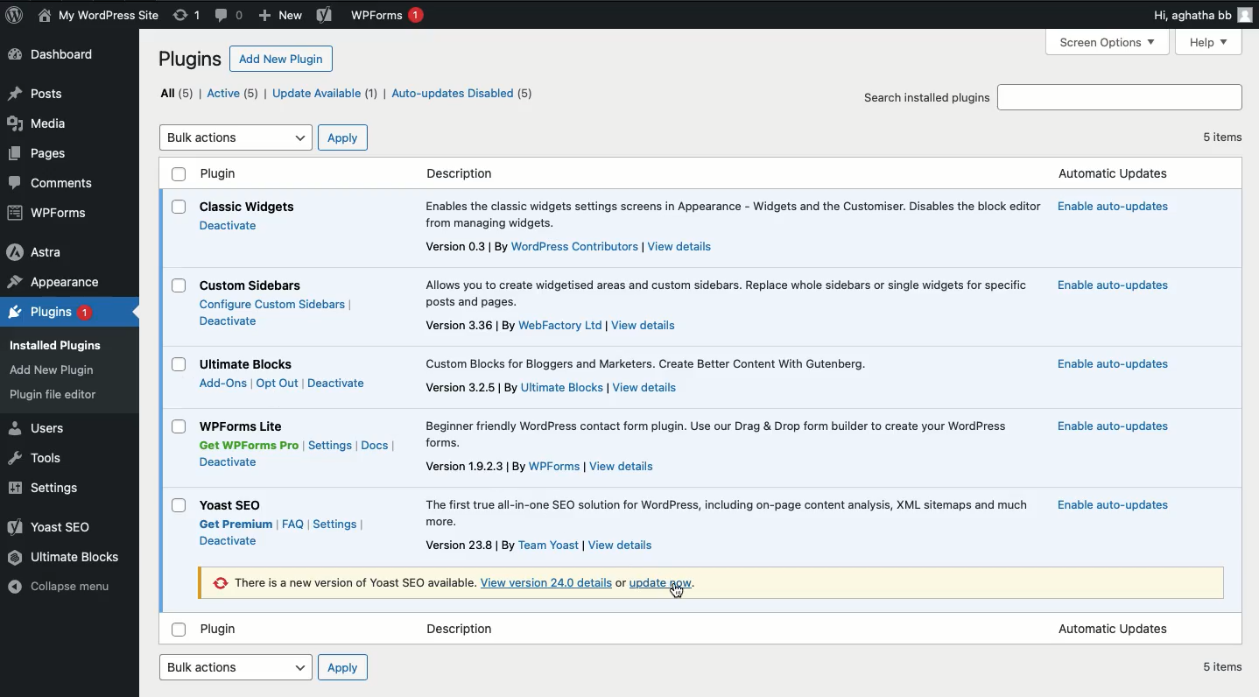  Describe the element at coordinates (50, 489) in the screenshot. I see `Settings` at that location.